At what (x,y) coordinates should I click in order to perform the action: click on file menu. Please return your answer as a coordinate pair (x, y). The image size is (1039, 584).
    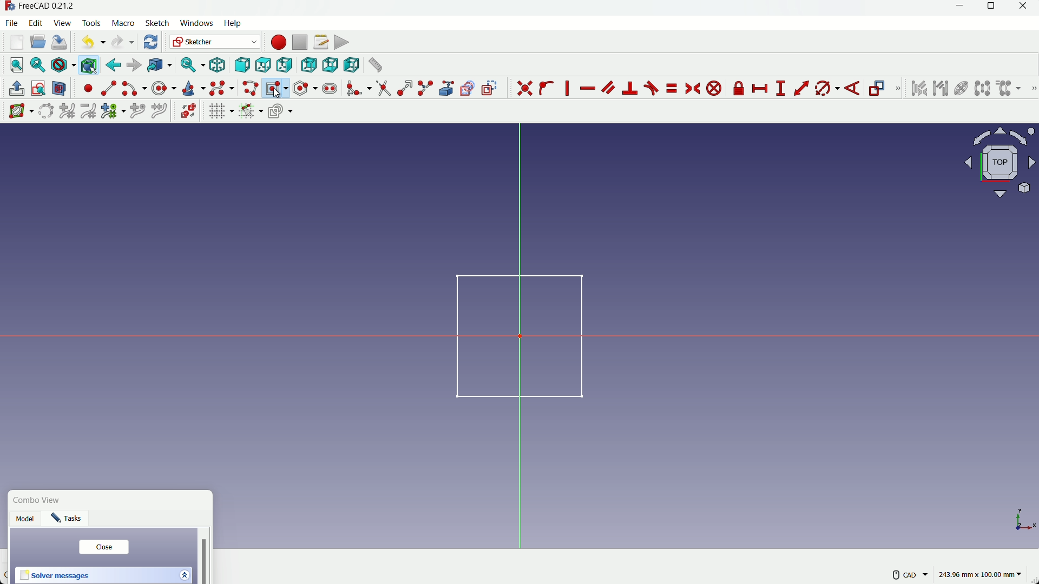
    Looking at the image, I should click on (13, 23).